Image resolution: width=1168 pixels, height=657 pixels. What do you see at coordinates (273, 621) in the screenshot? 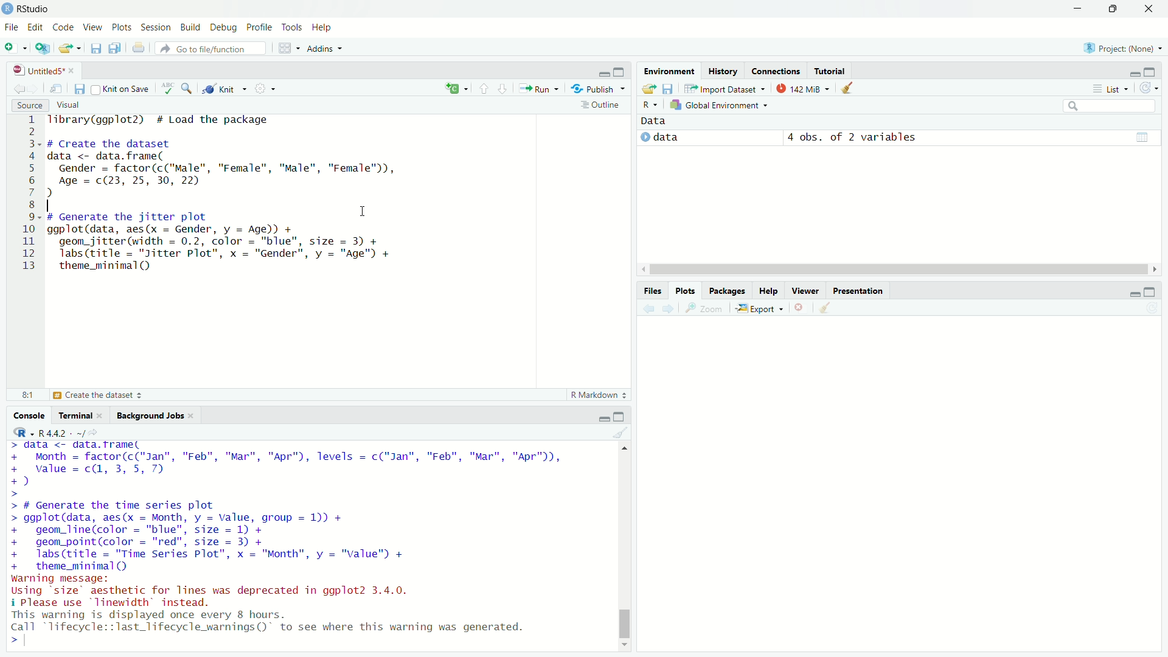
I see `warning displayed` at bounding box center [273, 621].